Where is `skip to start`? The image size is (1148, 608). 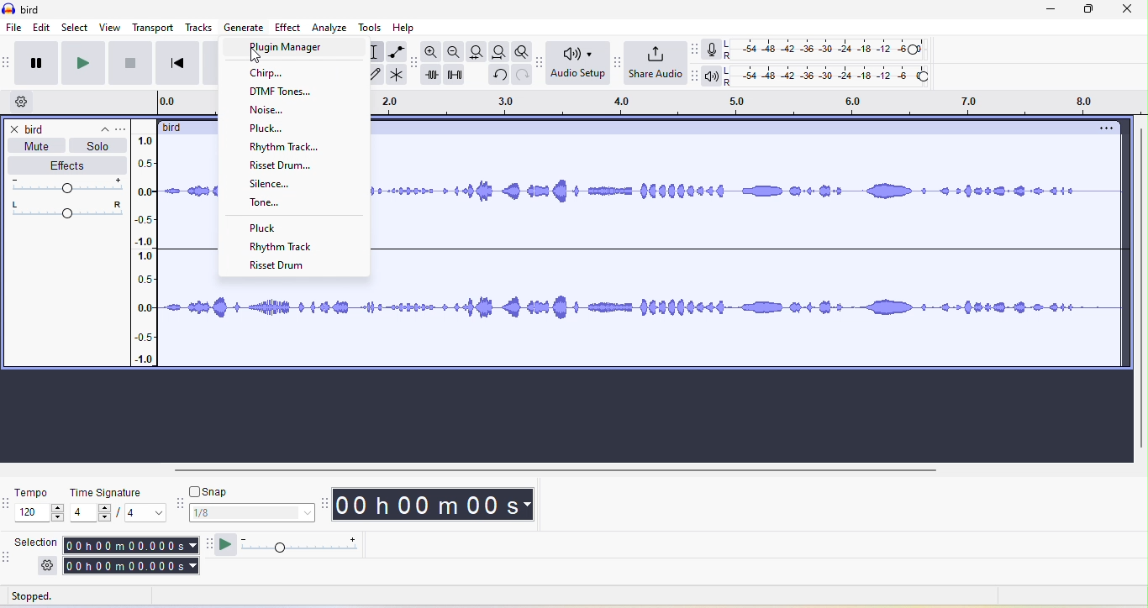
skip to start is located at coordinates (174, 63).